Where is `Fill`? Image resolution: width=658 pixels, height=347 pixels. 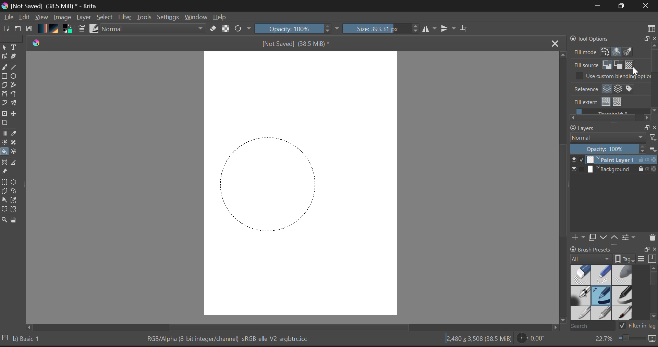
Fill is located at coordinates (5, 152).